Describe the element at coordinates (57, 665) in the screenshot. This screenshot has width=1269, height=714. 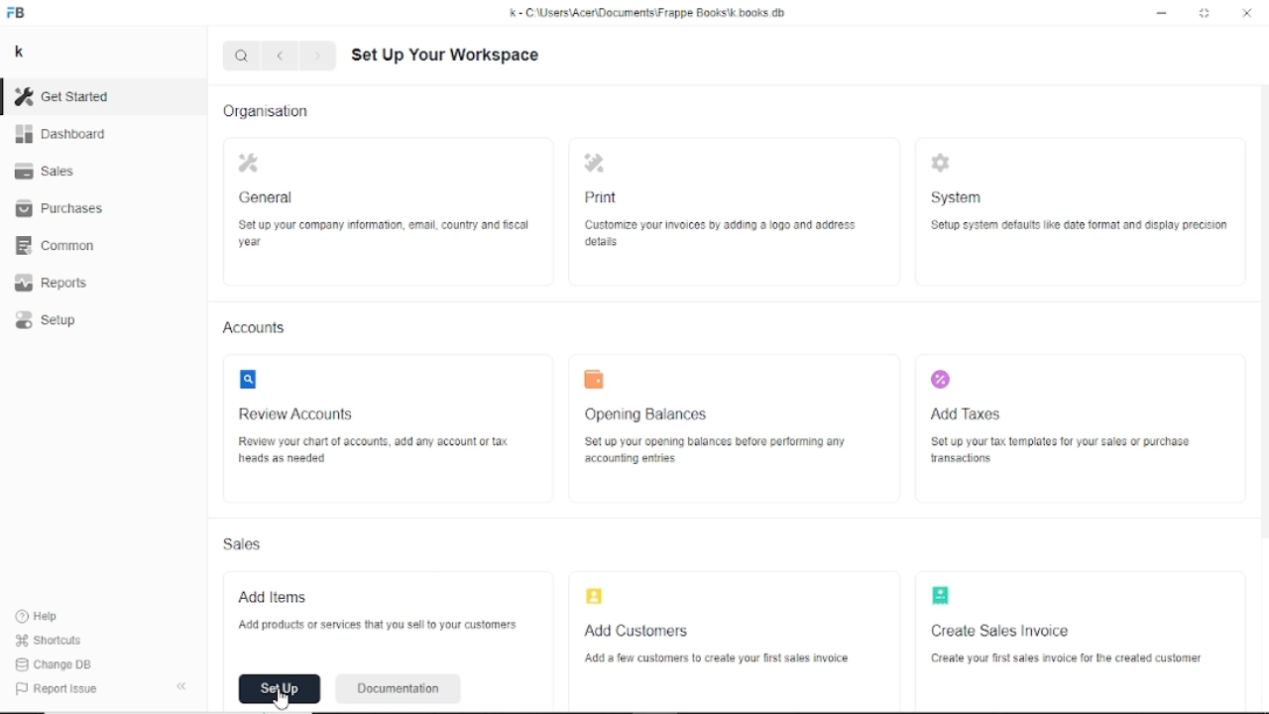
I see `Change DB` at that location.